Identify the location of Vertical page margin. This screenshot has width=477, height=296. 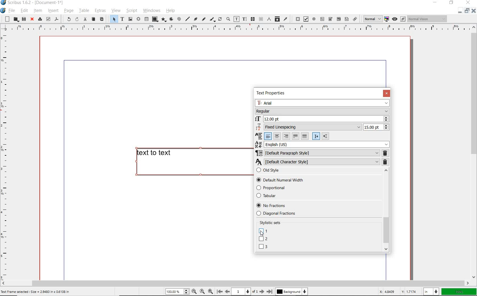
(233, 28).